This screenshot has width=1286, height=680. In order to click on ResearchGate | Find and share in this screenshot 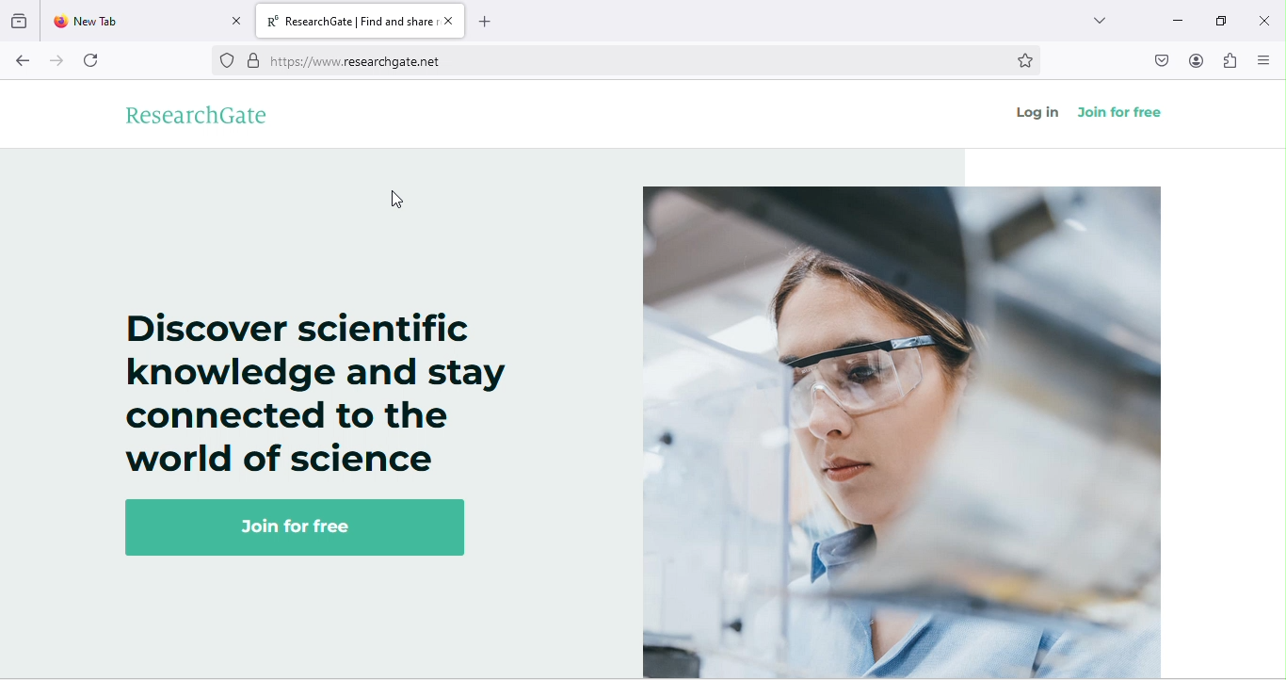, I will do `click(349, 20)`.